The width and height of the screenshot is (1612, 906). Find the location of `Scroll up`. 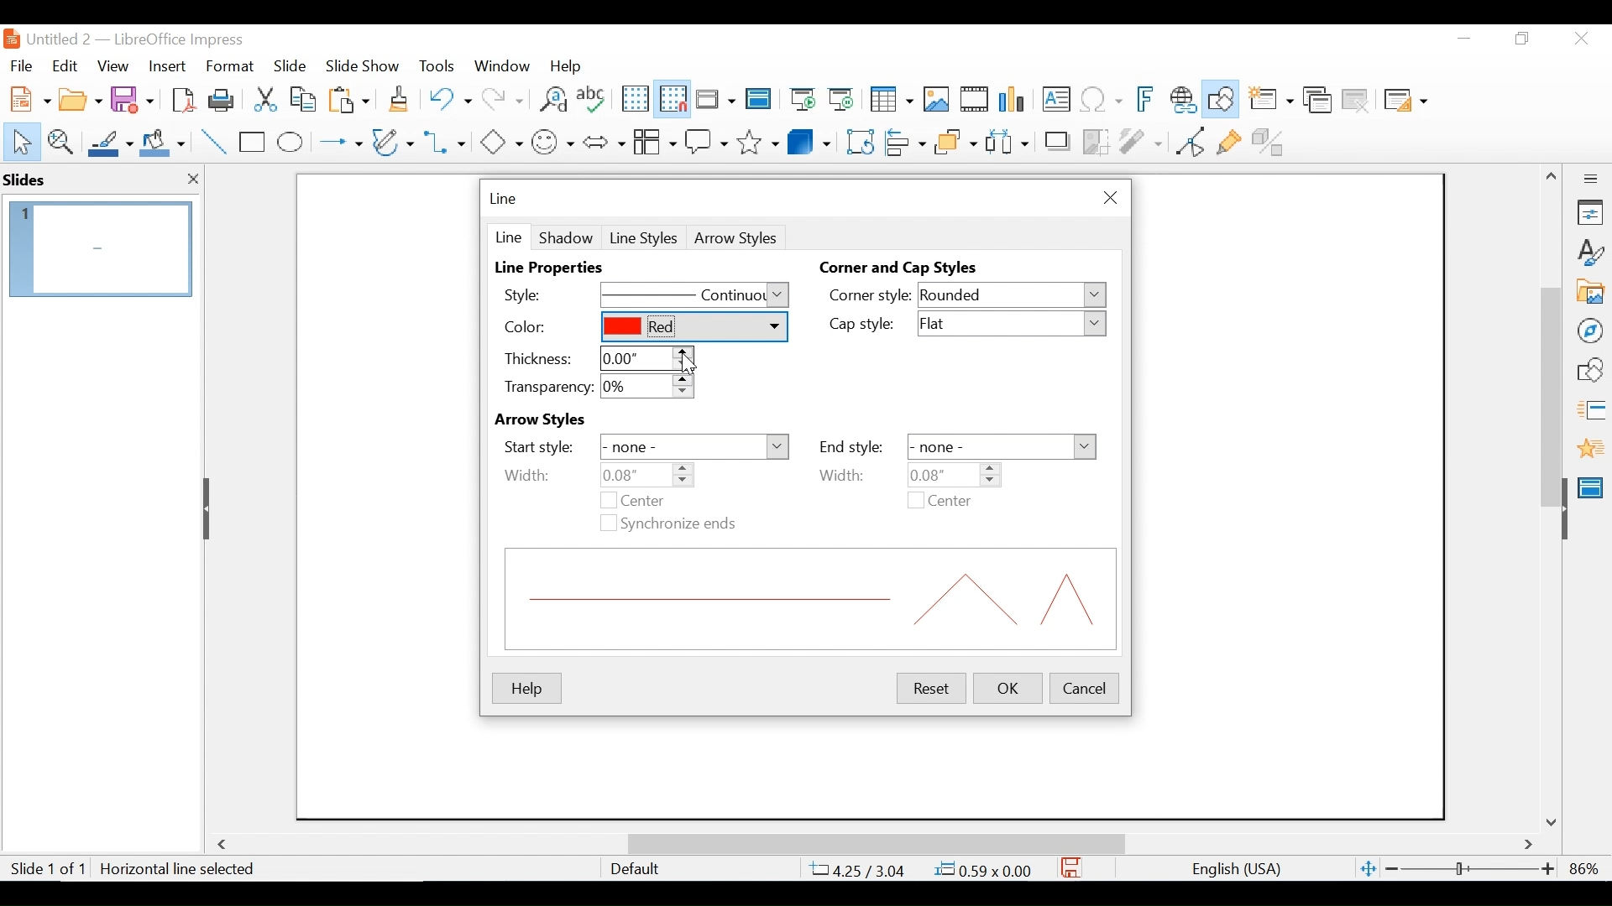

Scroll up is located at coordinates (1552, 176).